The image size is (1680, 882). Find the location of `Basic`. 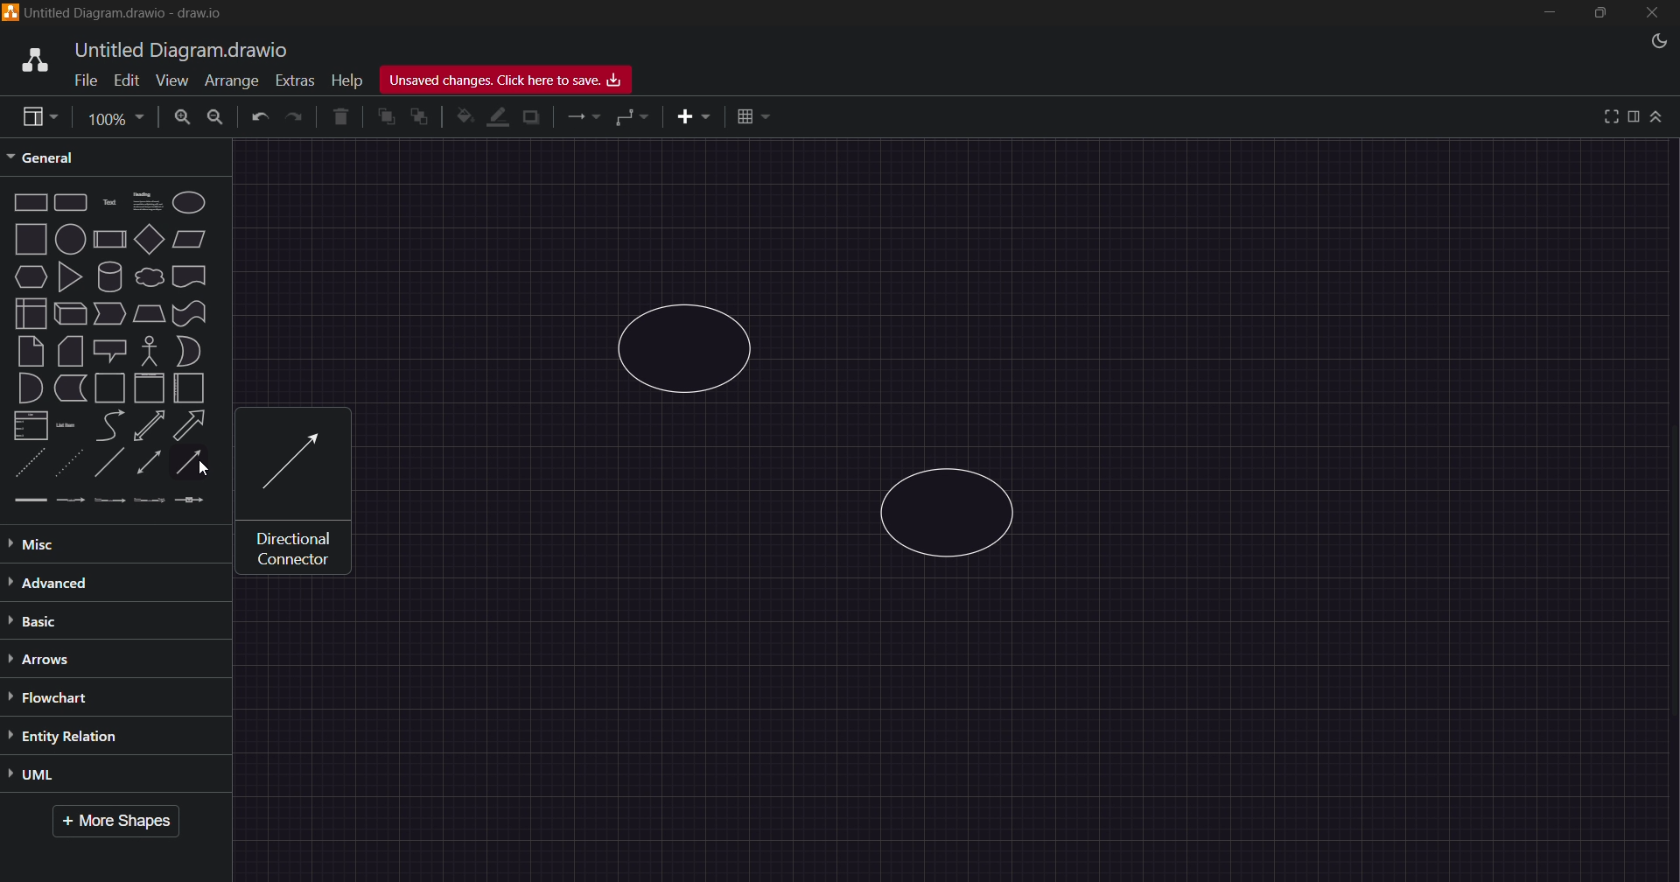

Basic is located at coordinates (47, 621).